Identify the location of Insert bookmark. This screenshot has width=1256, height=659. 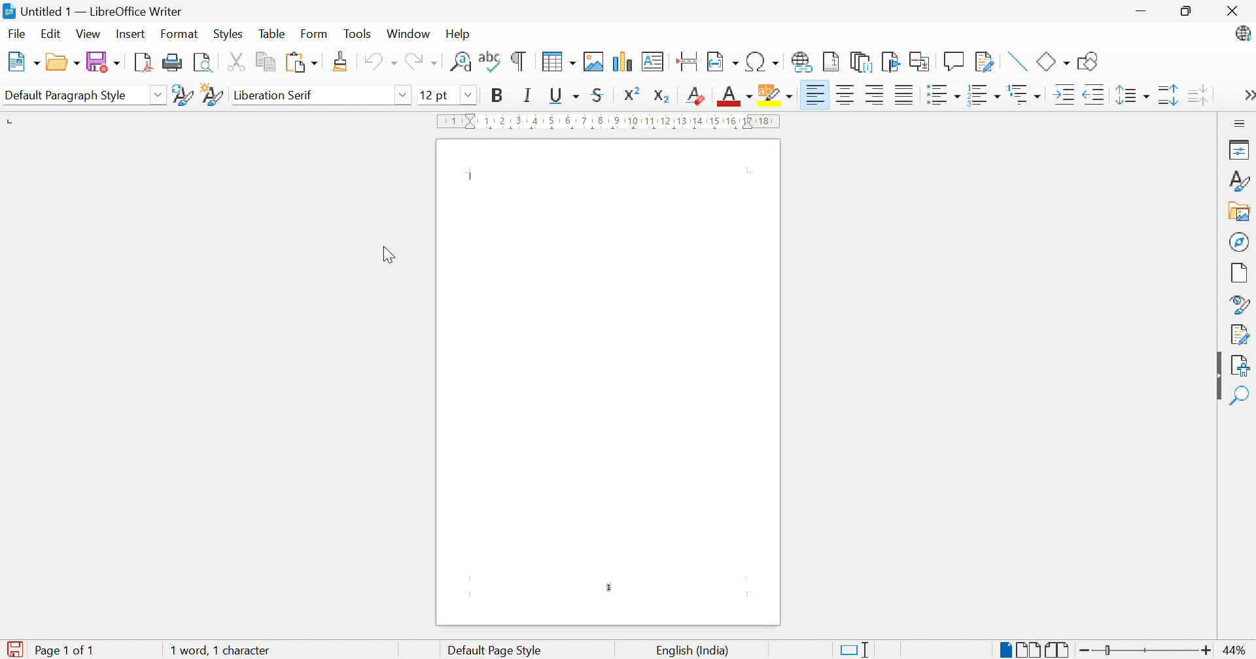
(890, 62).